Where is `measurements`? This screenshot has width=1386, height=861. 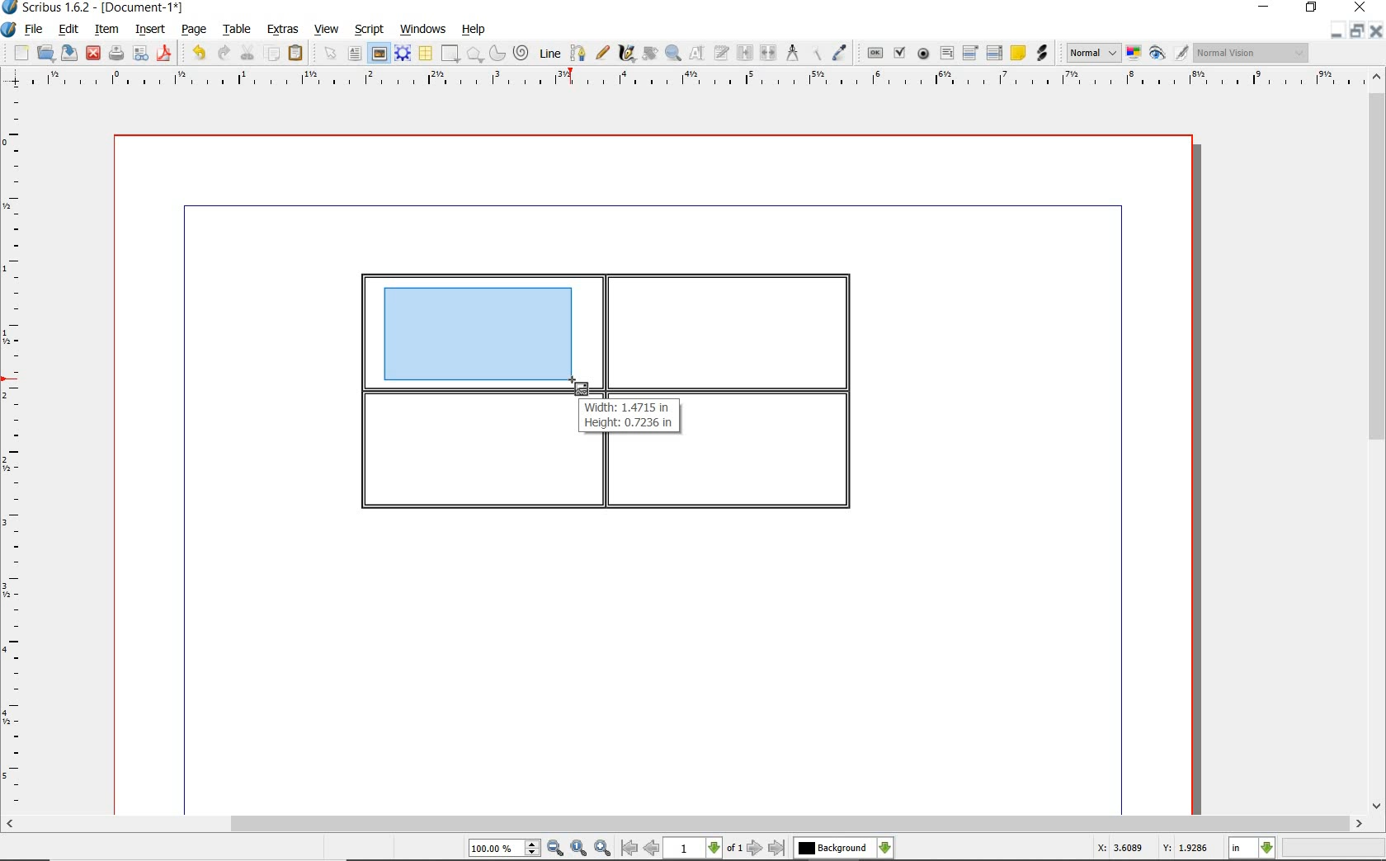 measurements is located at coordinates (793, 53).